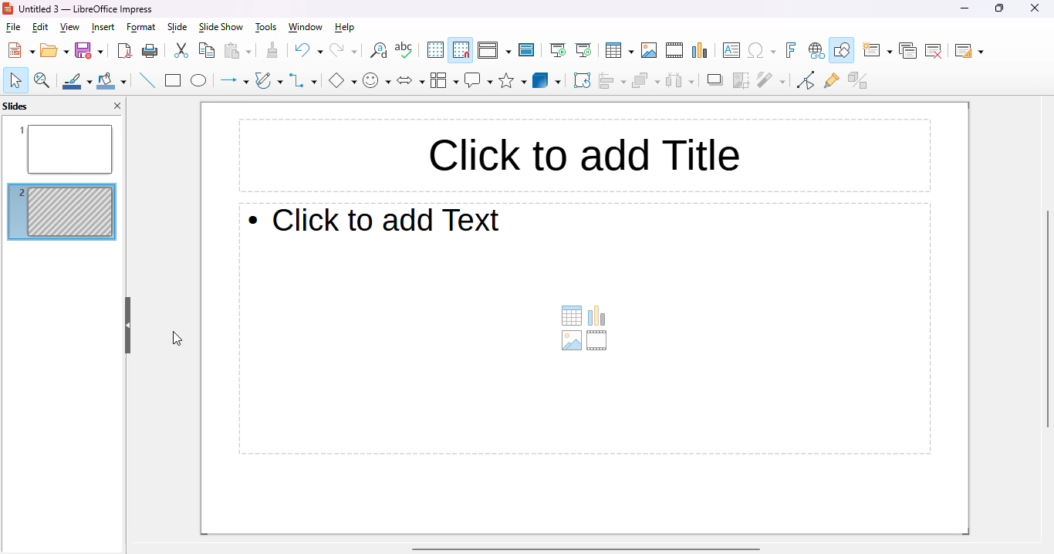 The image size is (1054, 554). I want to click on display grid, so click(435, 50).